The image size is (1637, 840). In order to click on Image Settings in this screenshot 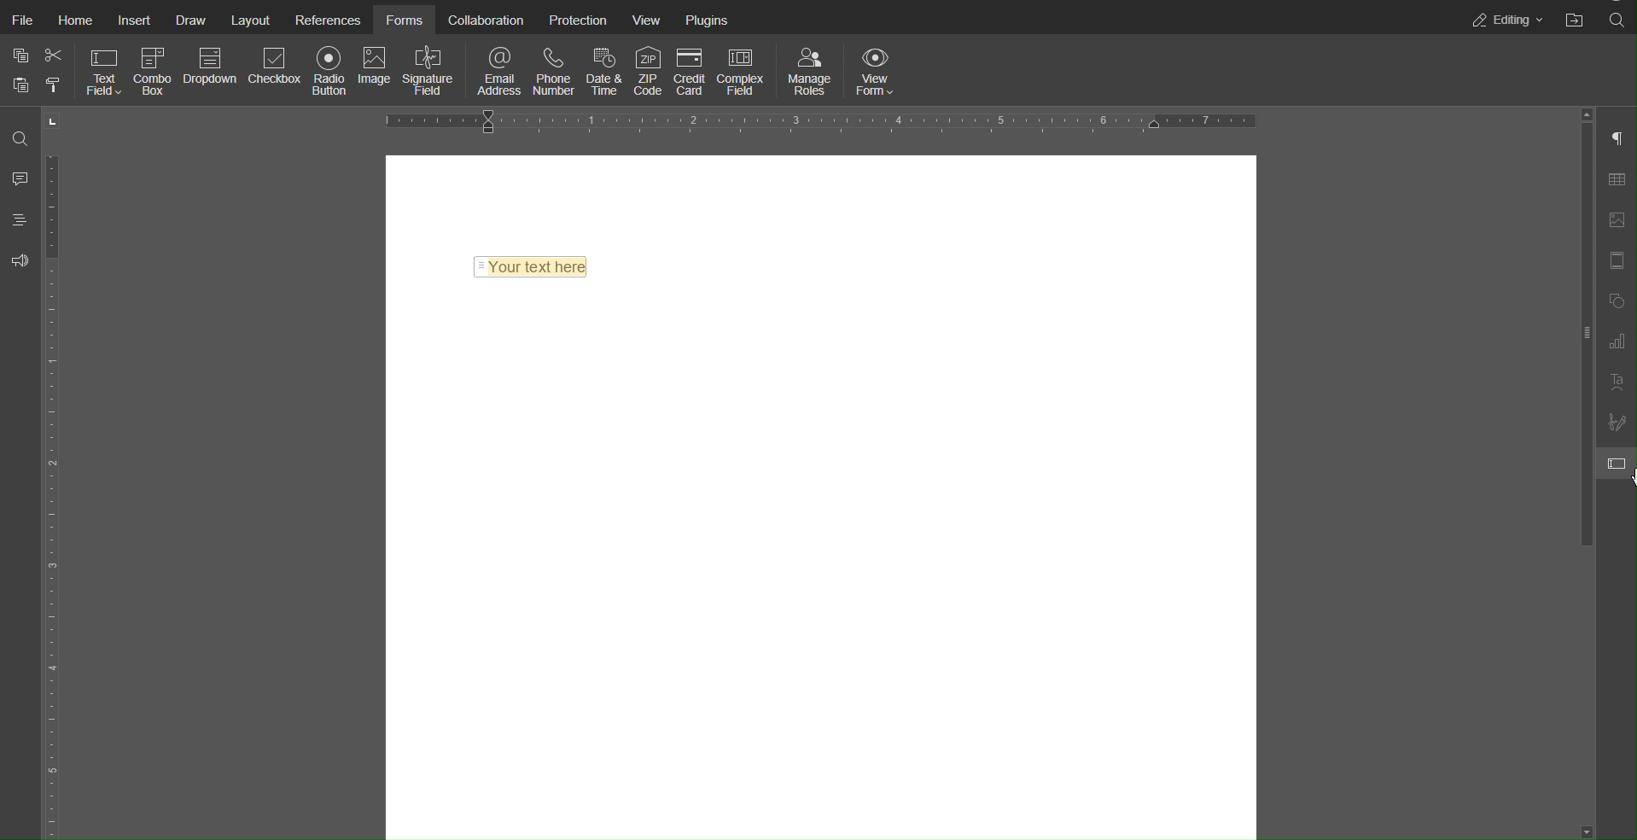, I will do `click(1615, 221)`.